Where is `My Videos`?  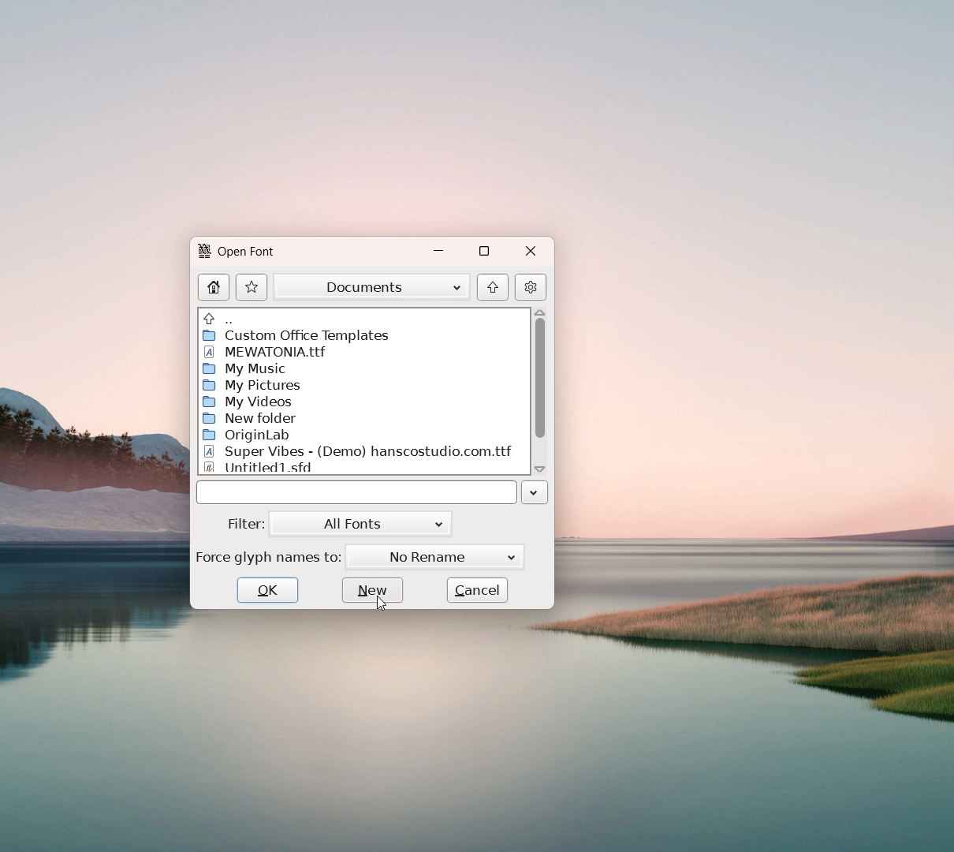 My Videos is located at coordinates (249, 402).